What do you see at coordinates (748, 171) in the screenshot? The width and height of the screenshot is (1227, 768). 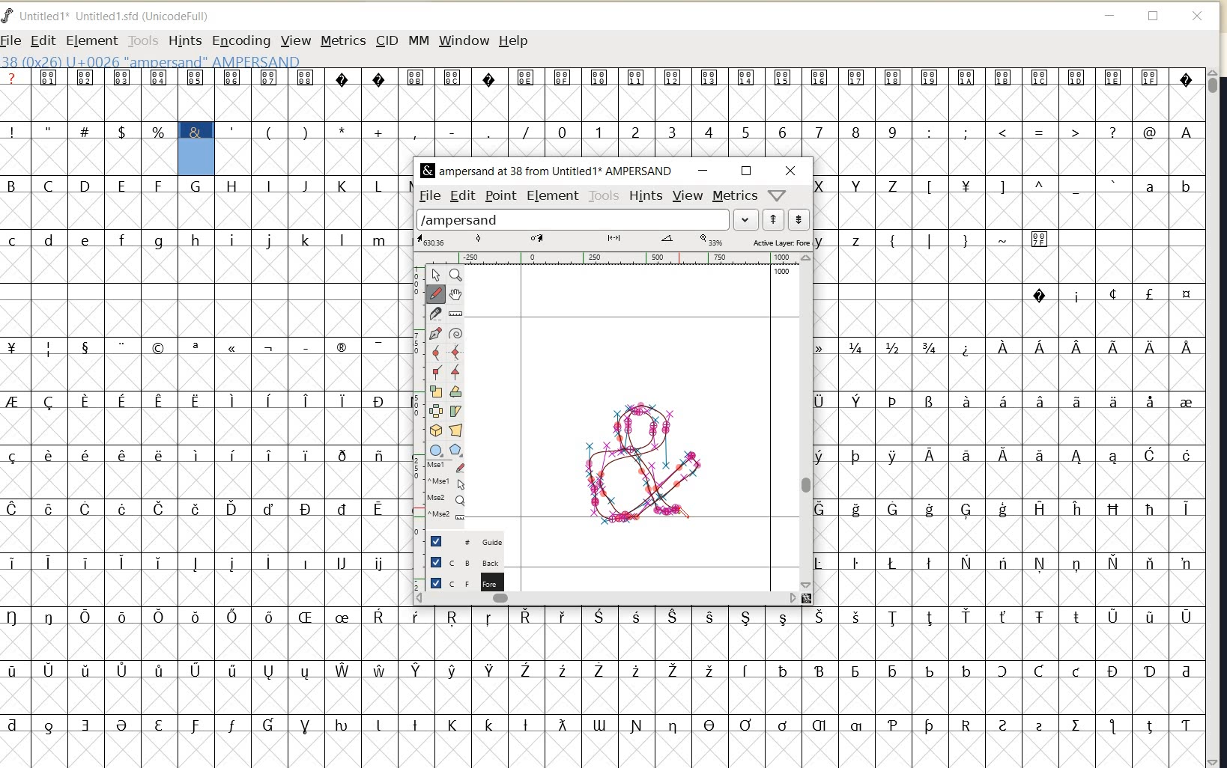 I see `RESTORE` at bounding box center [748, 171].